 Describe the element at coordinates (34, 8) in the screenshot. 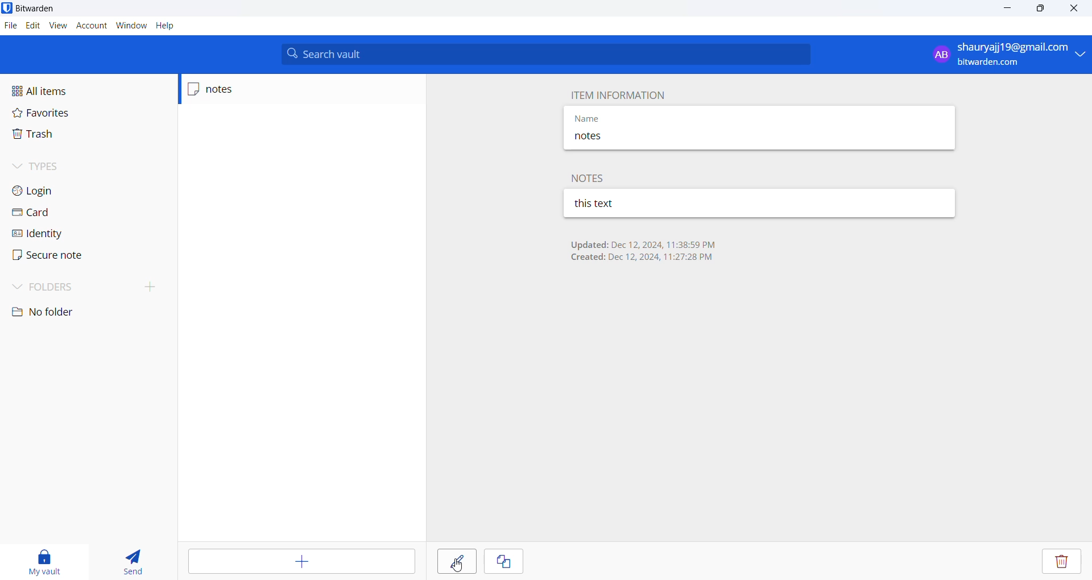

I see `bitwarden` at that location.